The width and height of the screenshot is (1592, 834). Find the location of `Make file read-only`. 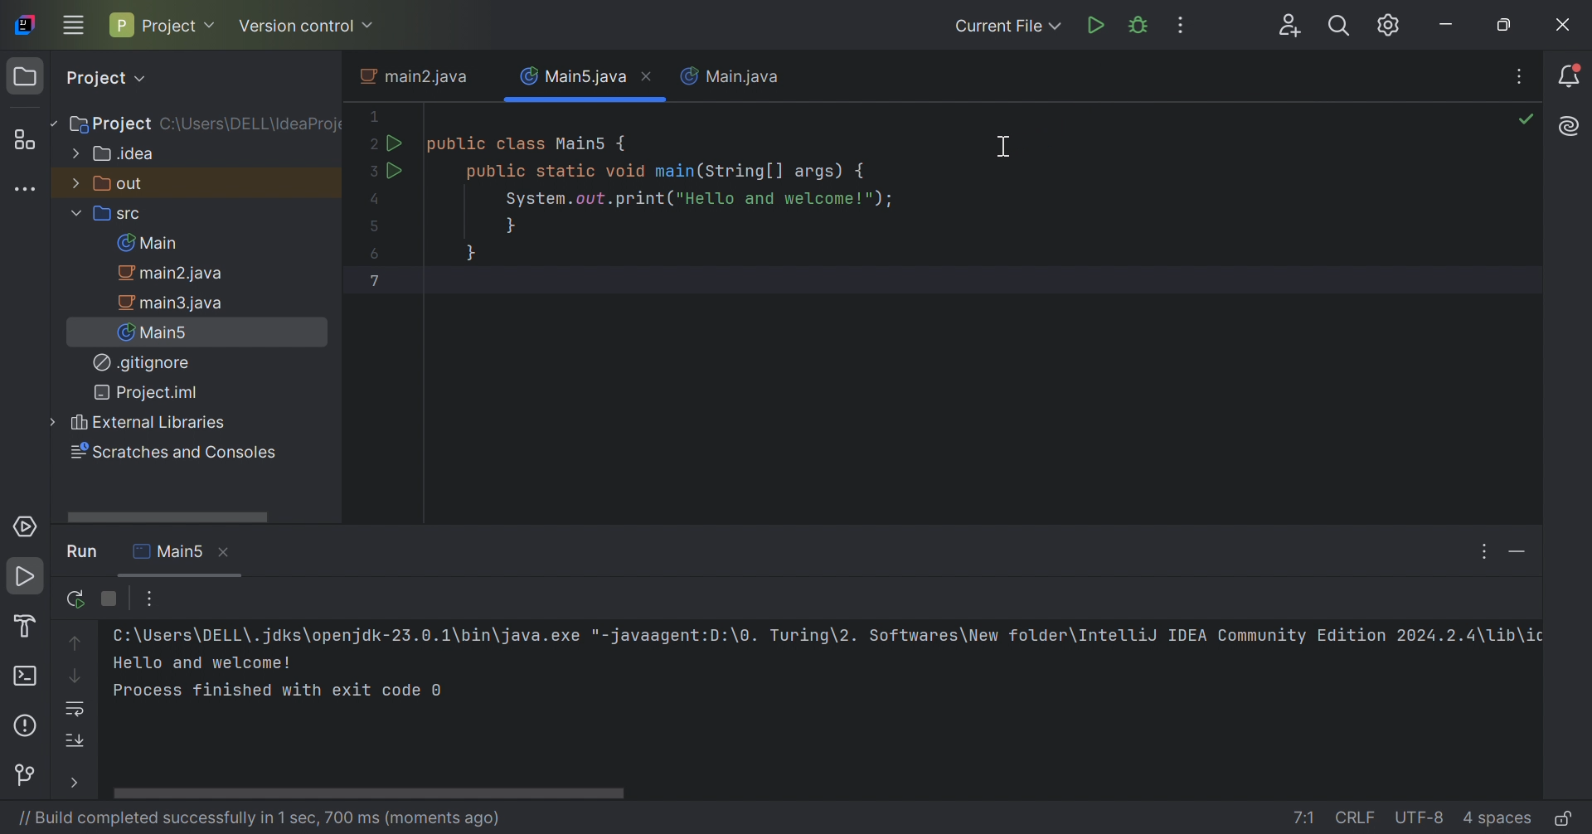

Make file read-only is located at coordinates (1562, 820).